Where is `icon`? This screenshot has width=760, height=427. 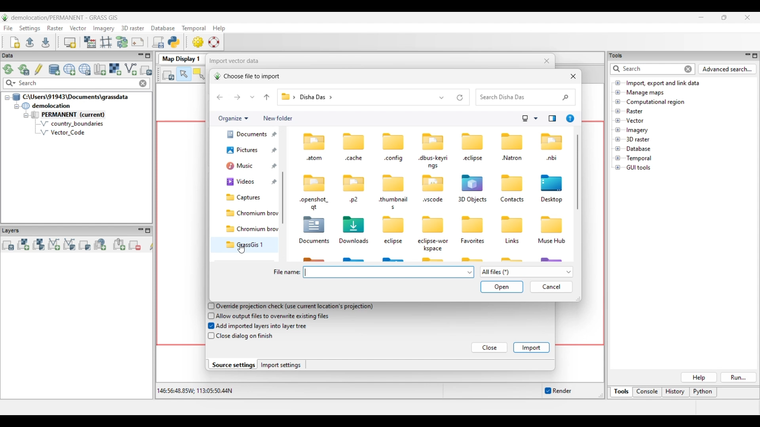
icon is located at coordinates (552, 142).